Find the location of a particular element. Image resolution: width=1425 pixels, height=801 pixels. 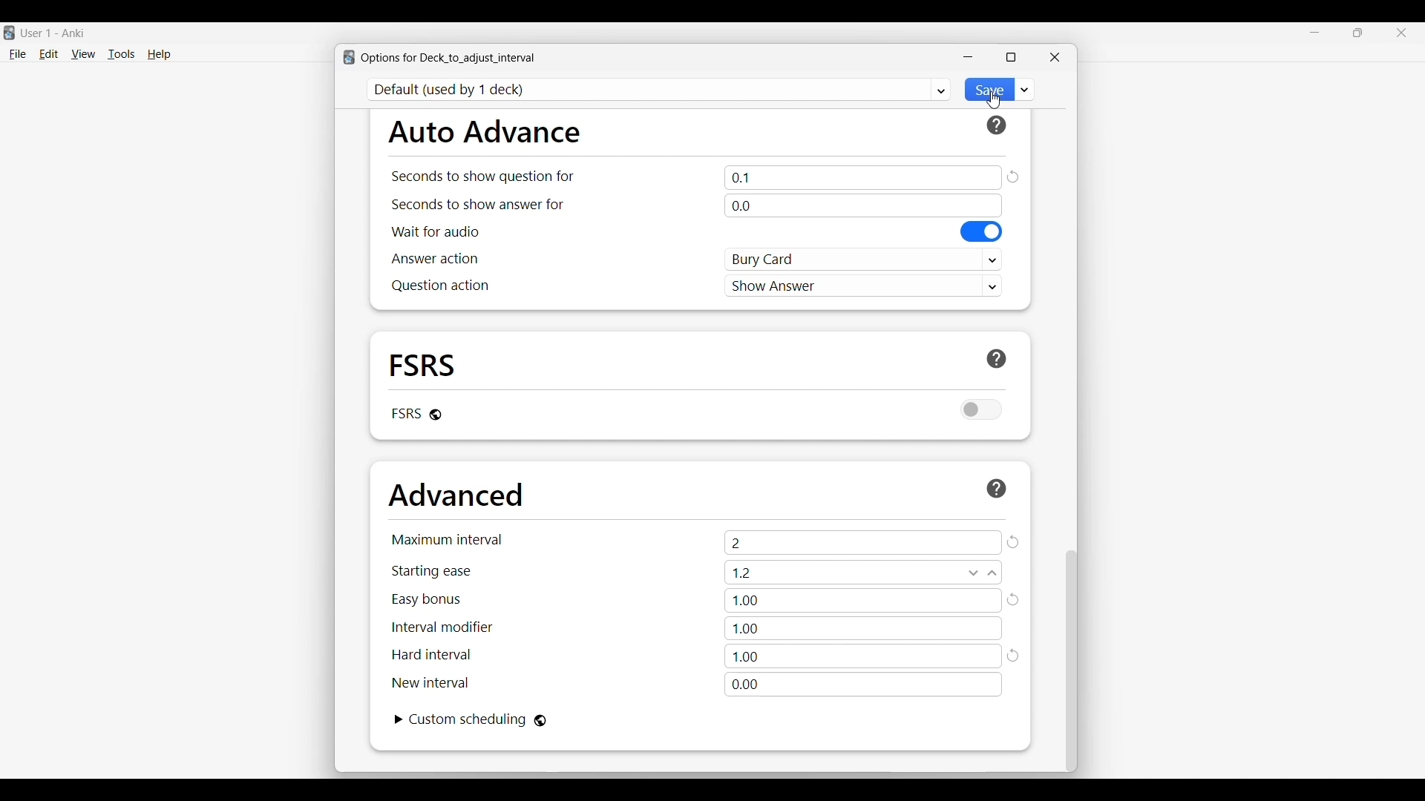

Auto Advance is located at coordinates (484, 131).